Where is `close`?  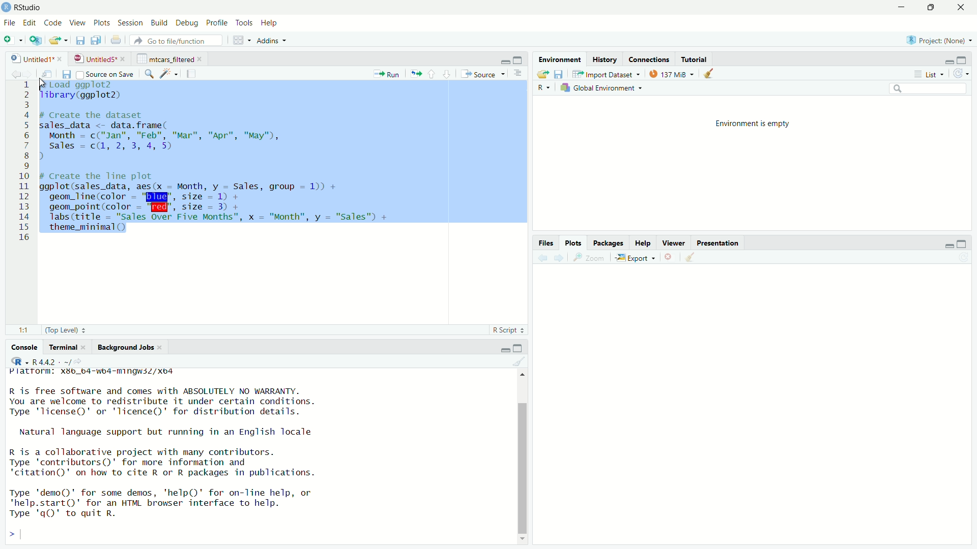 close is located at coordinates (124, 59).